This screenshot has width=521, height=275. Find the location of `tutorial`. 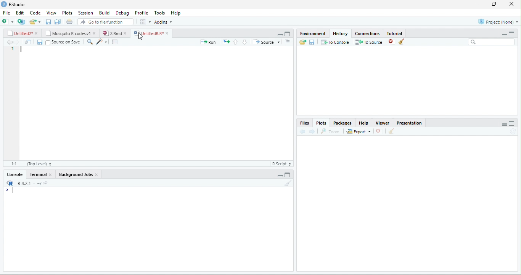

tutorial is located at coordinates (405, 33).